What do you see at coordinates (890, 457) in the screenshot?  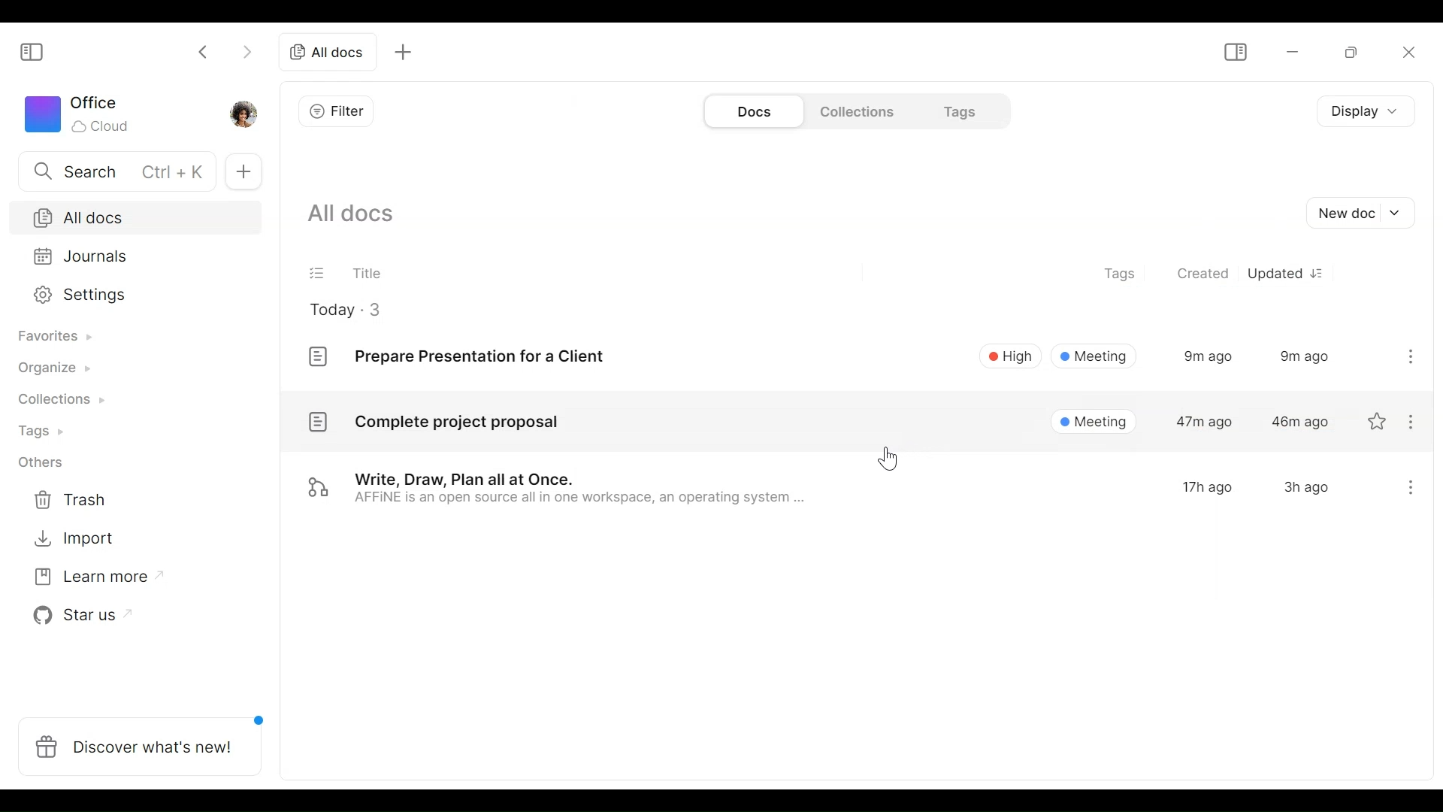 I see `Cursor` at bounding box center [890, 457].